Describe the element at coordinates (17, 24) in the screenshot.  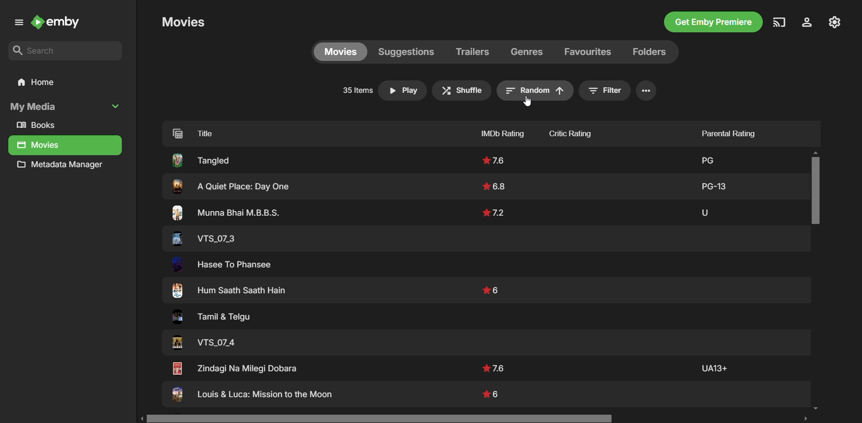
I see `Expand/Collapse` at that location.